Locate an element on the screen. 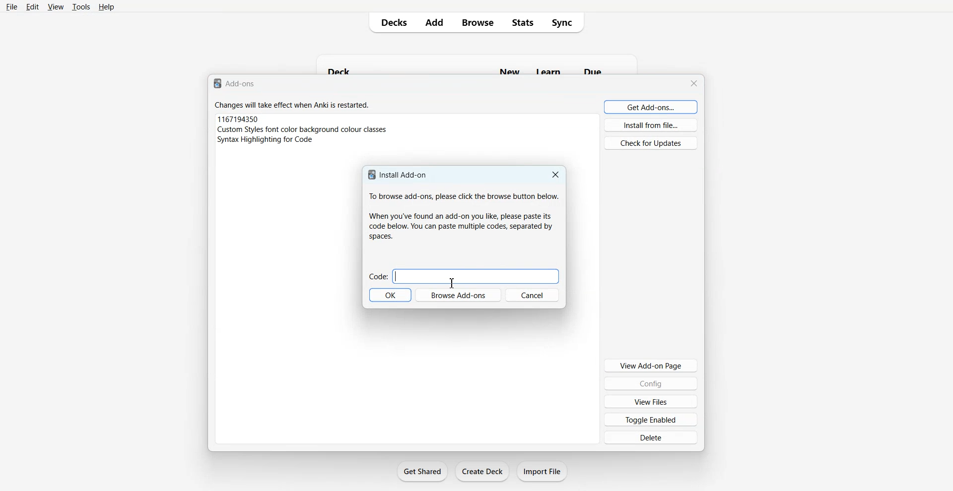  Add is located at coordinates (435, 22).